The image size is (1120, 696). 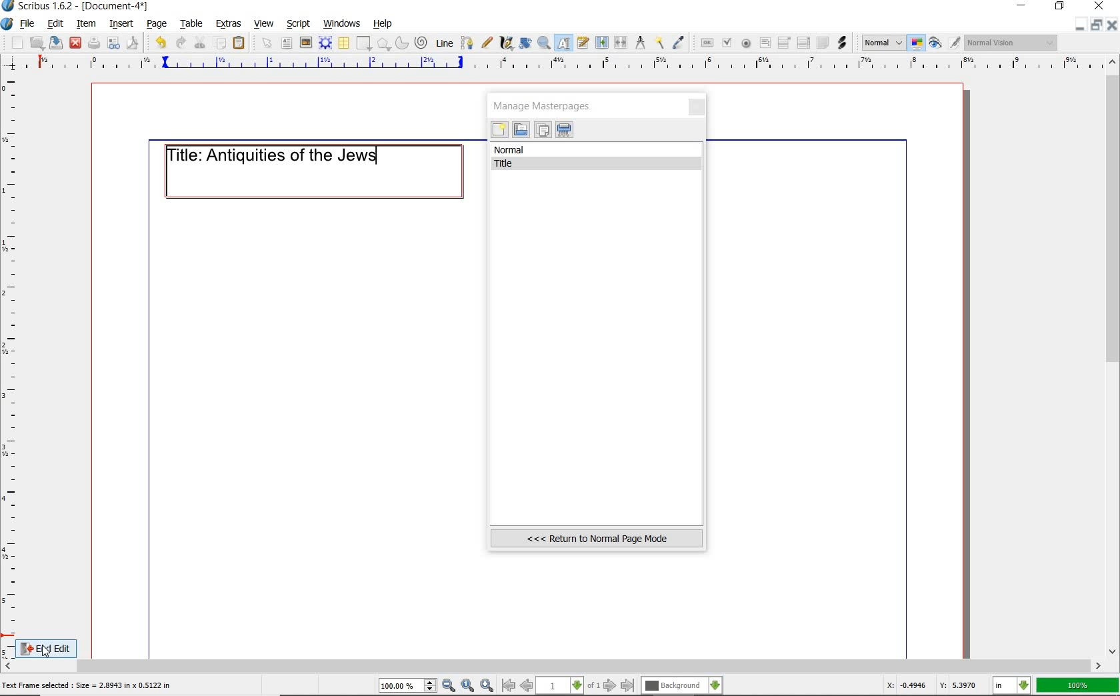 I want to click on save, so click(x=57, y=43).